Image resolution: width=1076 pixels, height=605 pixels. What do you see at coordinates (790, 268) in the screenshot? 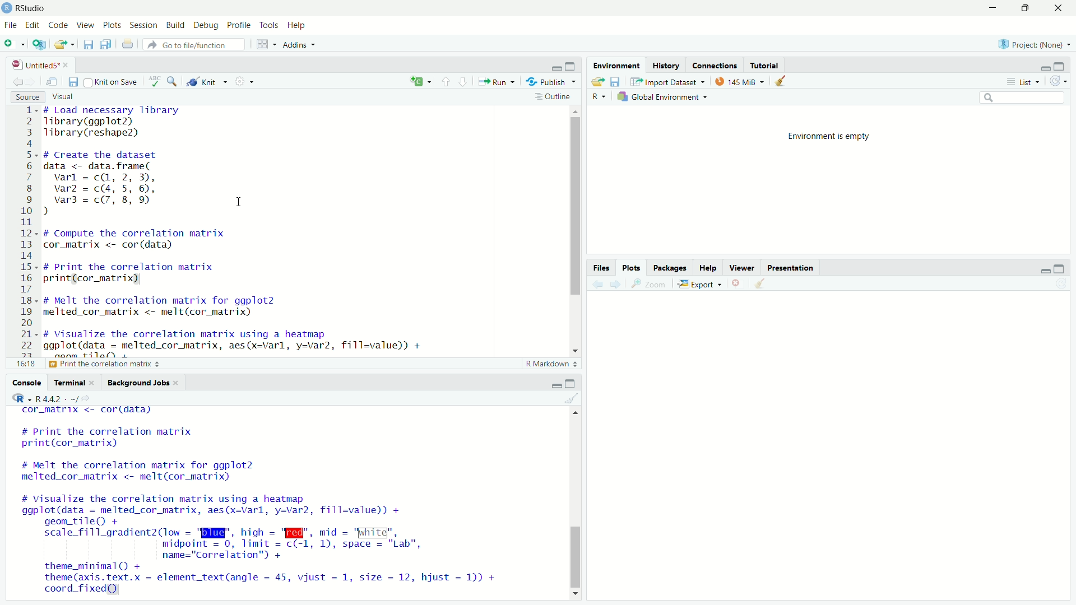
I see `presentation` at bounding box center [790, 268].